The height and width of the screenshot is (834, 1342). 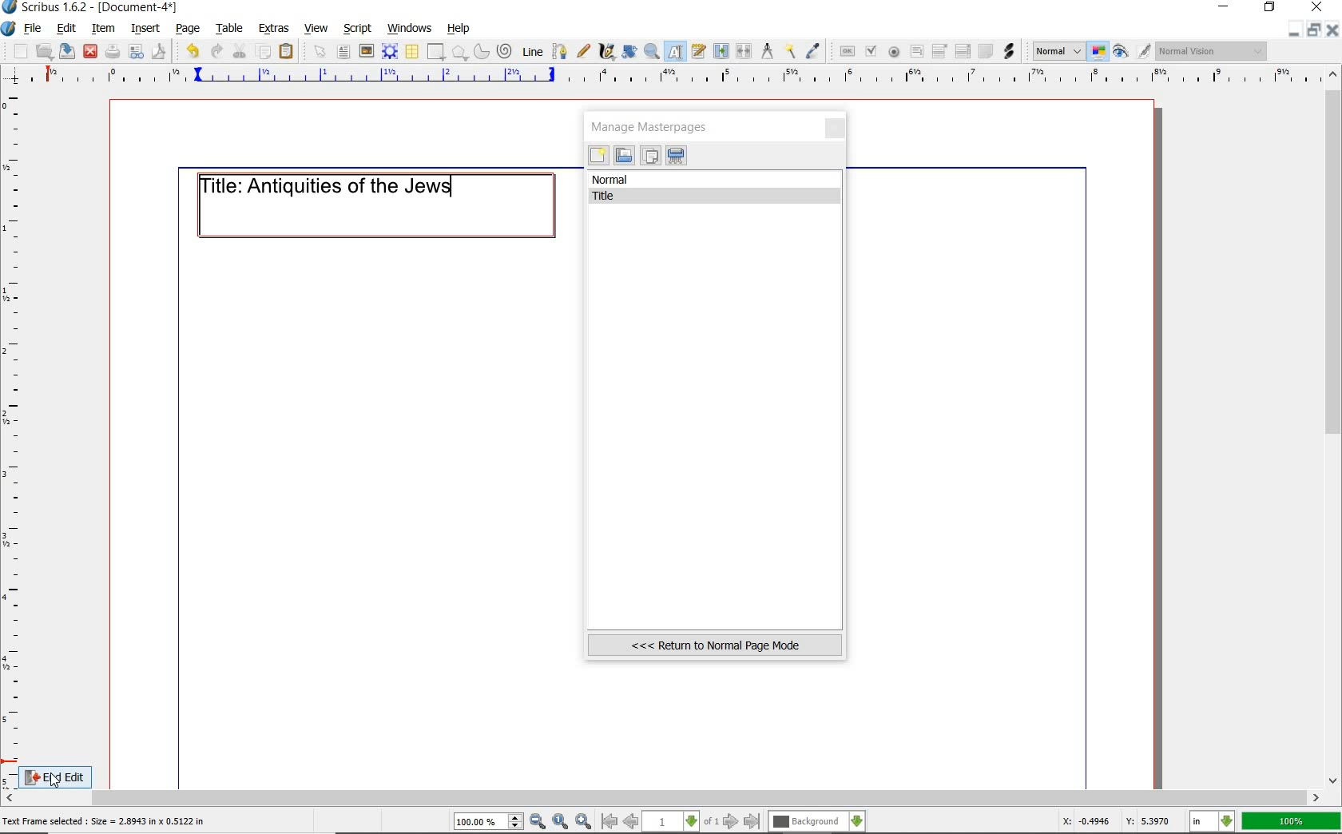 What do you see at coordinates (700, 53) in the screenshot?
I see `edit text with story editor` at bounding box center [700, 53].